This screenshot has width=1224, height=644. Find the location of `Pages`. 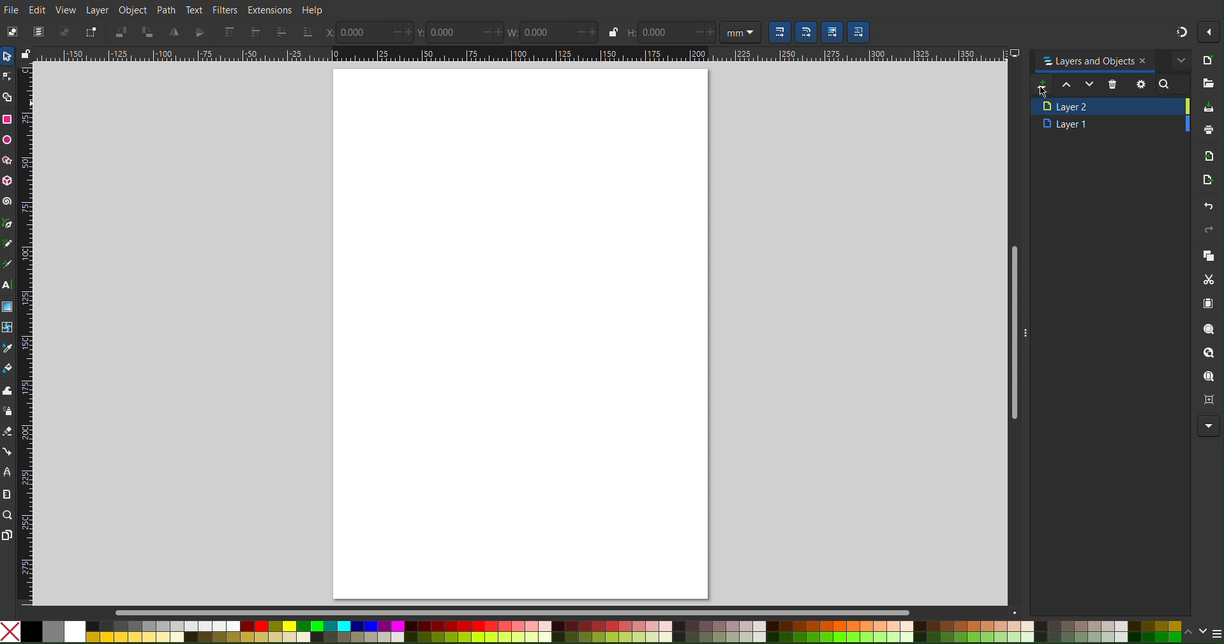

Pages is located at coordinates (10, 536).